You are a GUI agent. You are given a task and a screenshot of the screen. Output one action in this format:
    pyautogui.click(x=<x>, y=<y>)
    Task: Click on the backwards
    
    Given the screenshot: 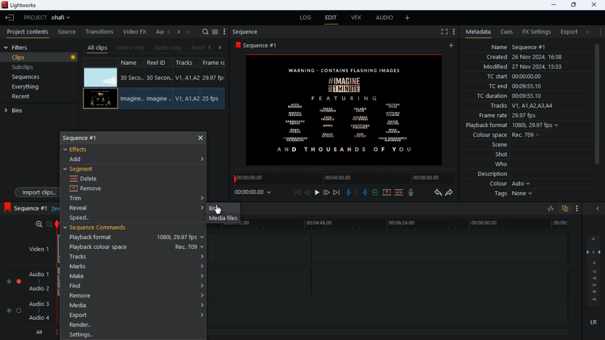 What is the action you would take?
    pyautogui.click(x=437, y=193)
    